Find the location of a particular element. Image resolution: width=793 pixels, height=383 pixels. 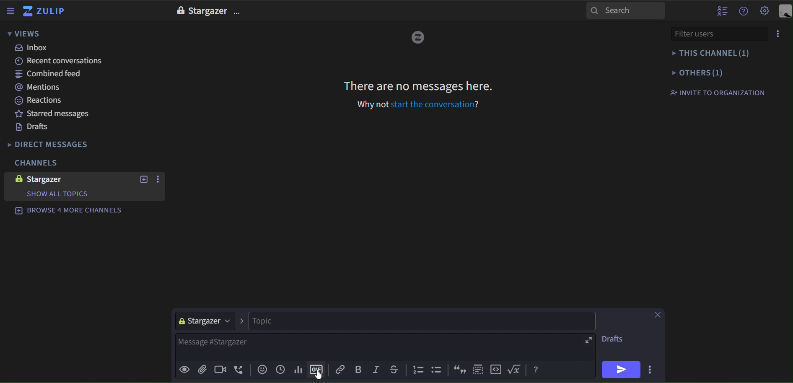

link is located at coordinates (341, 369).